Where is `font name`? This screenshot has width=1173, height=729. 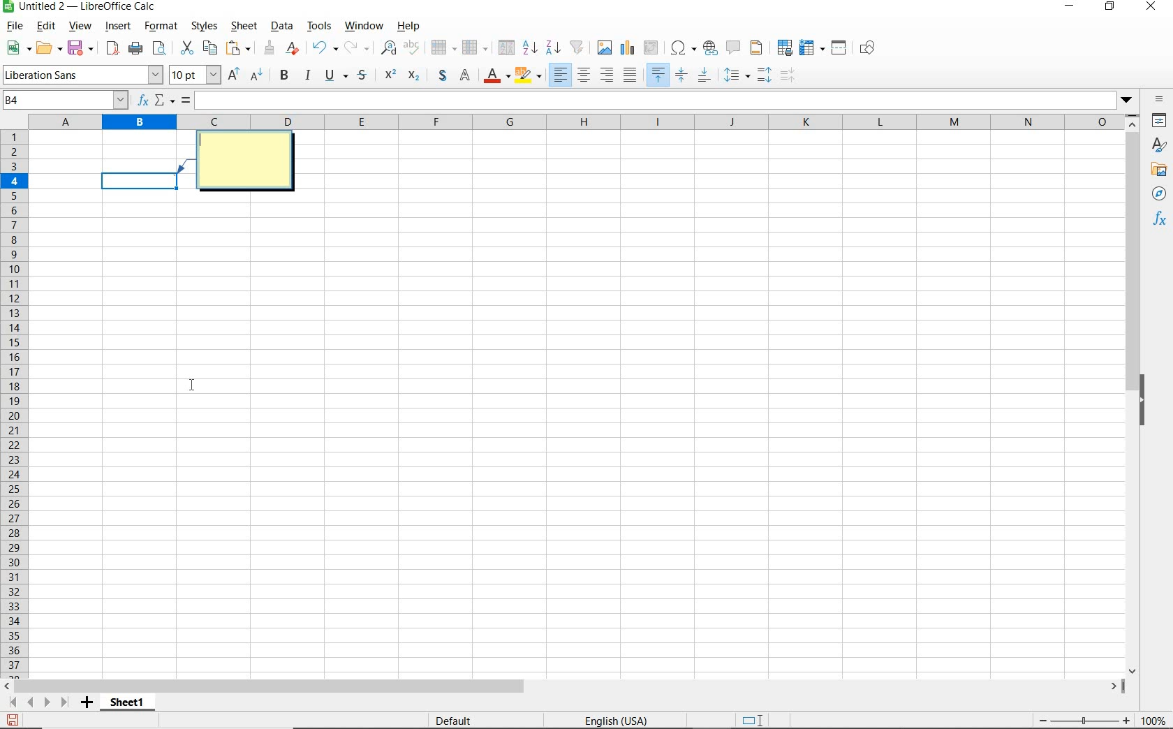
font name is located at coordinates (83, 75).